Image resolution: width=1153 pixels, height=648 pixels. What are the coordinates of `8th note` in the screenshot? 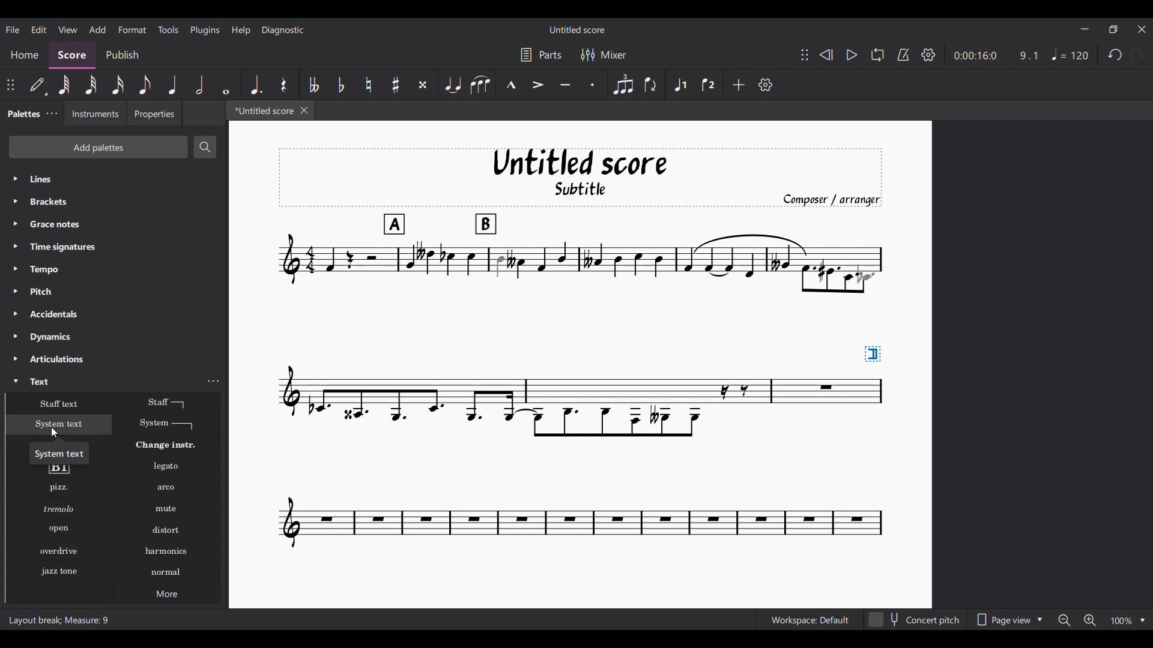 It's located at (145, 85).